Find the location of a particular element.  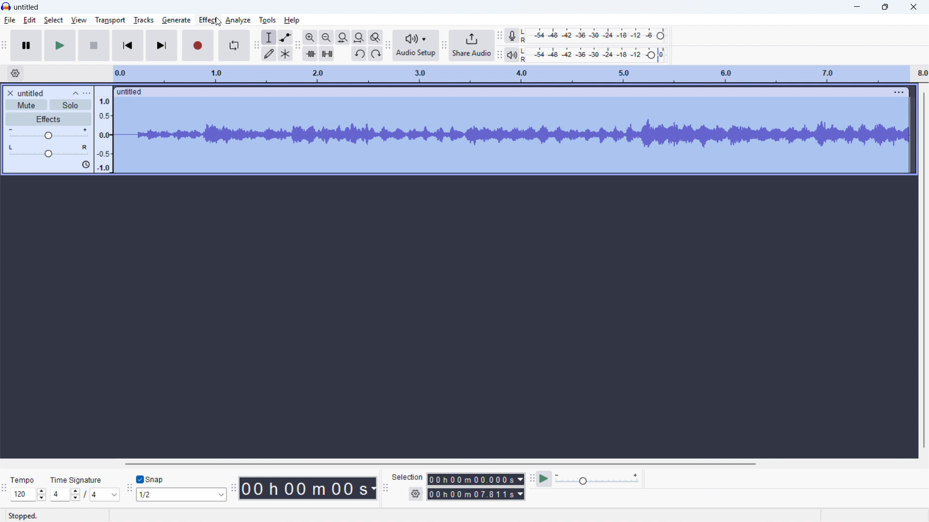

mute is located at coordinates (27, 105).